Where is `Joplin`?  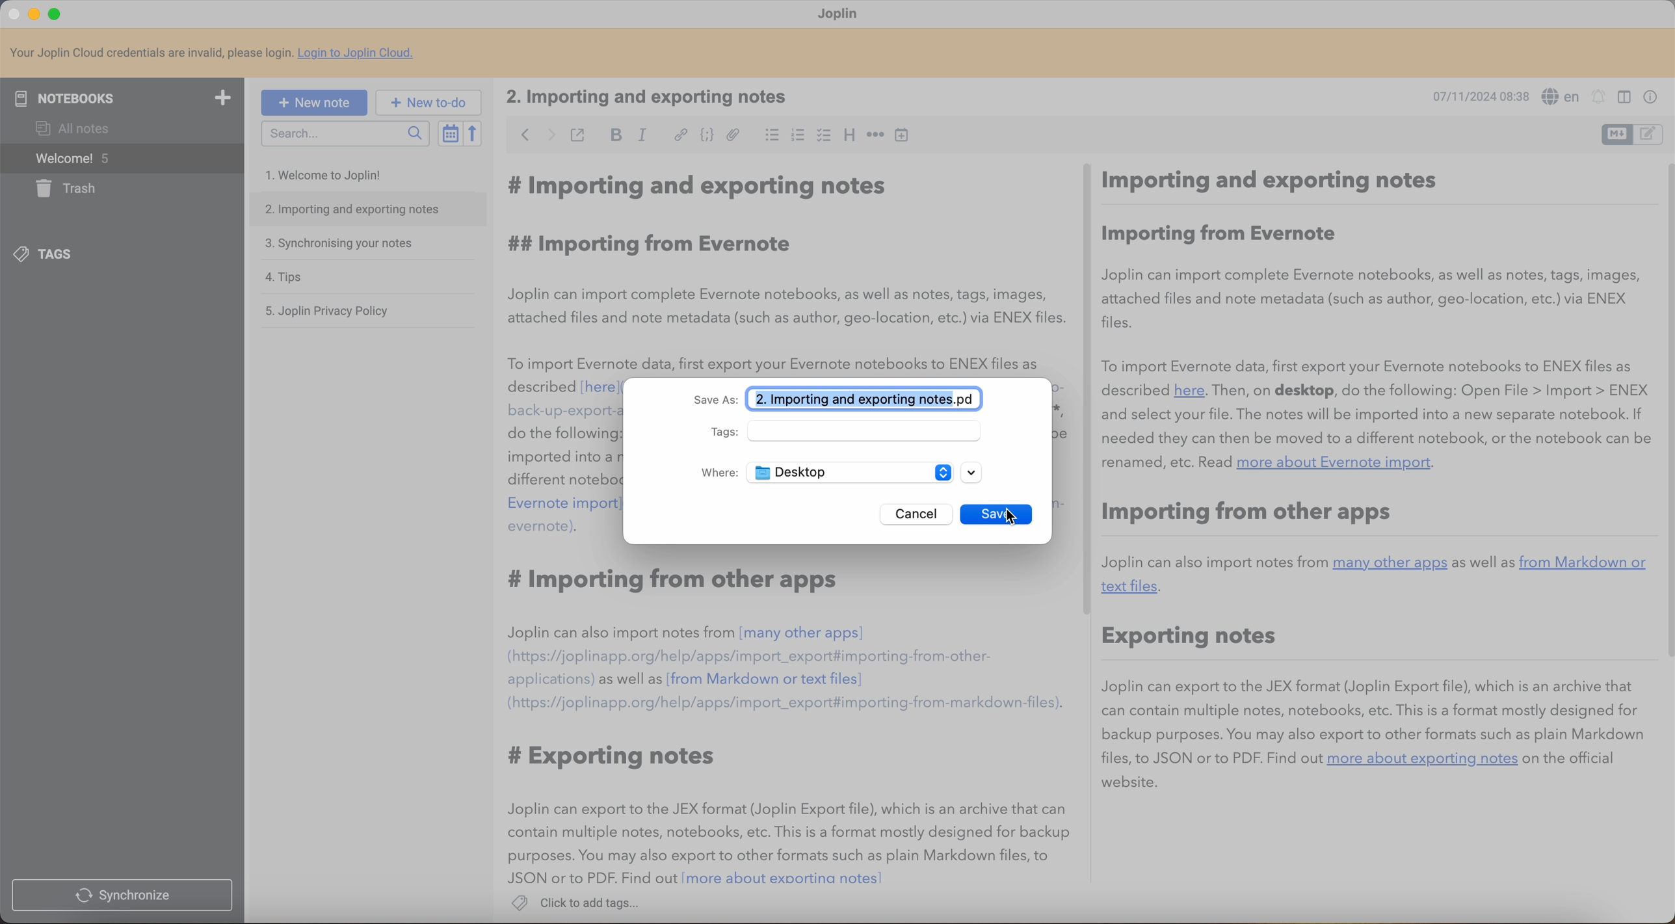
Joplin is located at coordinates (841, 14).